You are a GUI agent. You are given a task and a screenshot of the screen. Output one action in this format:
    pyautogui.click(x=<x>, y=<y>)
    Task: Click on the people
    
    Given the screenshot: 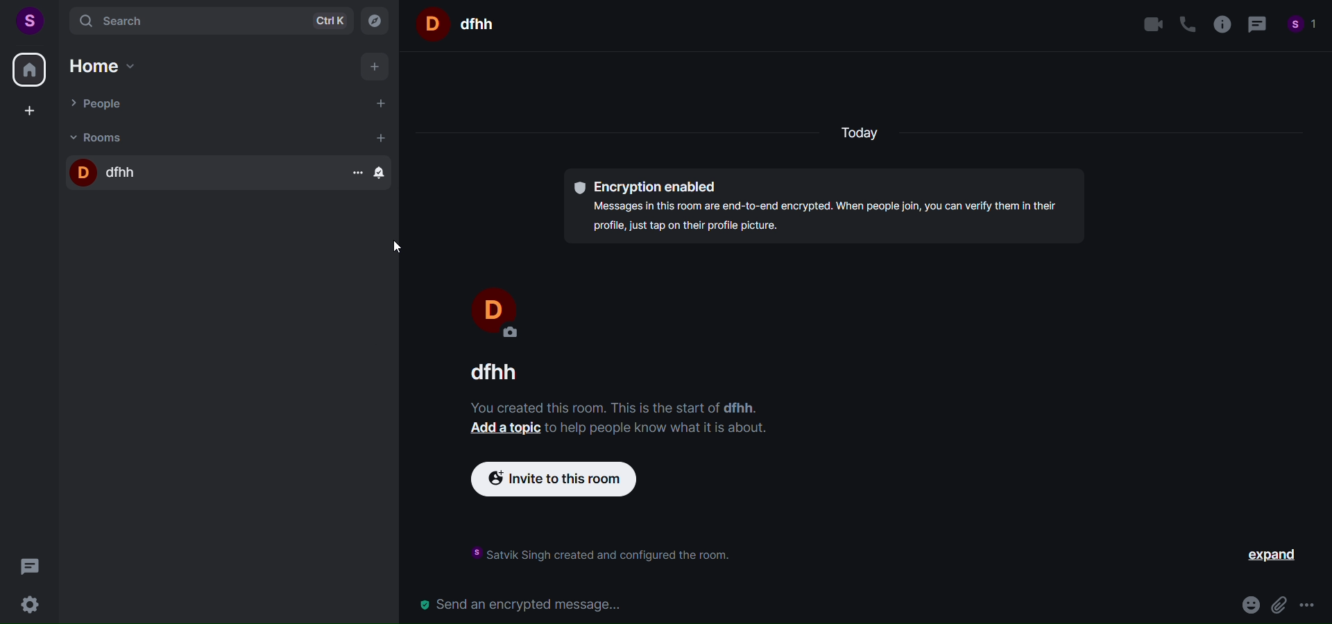 What is the action you would take?
    pyautogui.click(x=204, y=105)
    